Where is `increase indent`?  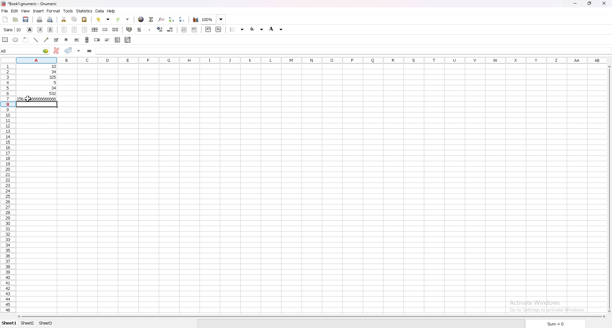
increase indent is located at coordinates (194, 29).